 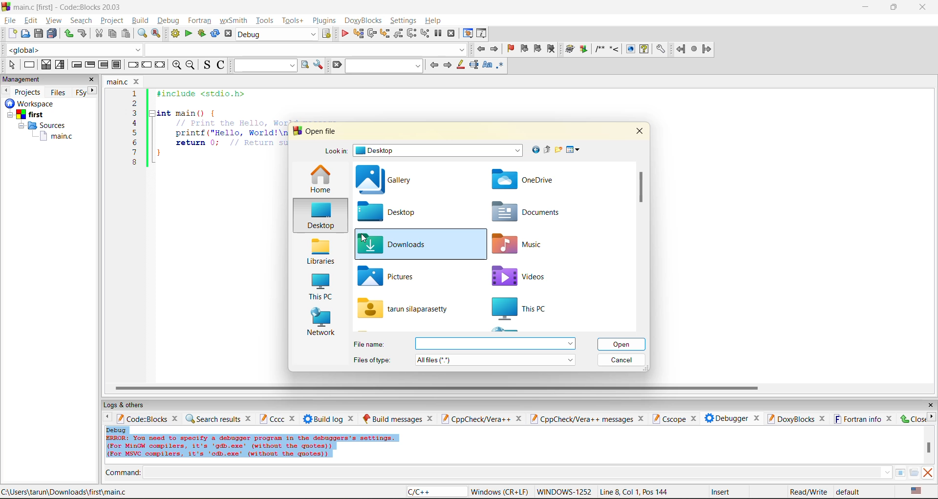 I want to click on this pc, so click(x=533, y=309).